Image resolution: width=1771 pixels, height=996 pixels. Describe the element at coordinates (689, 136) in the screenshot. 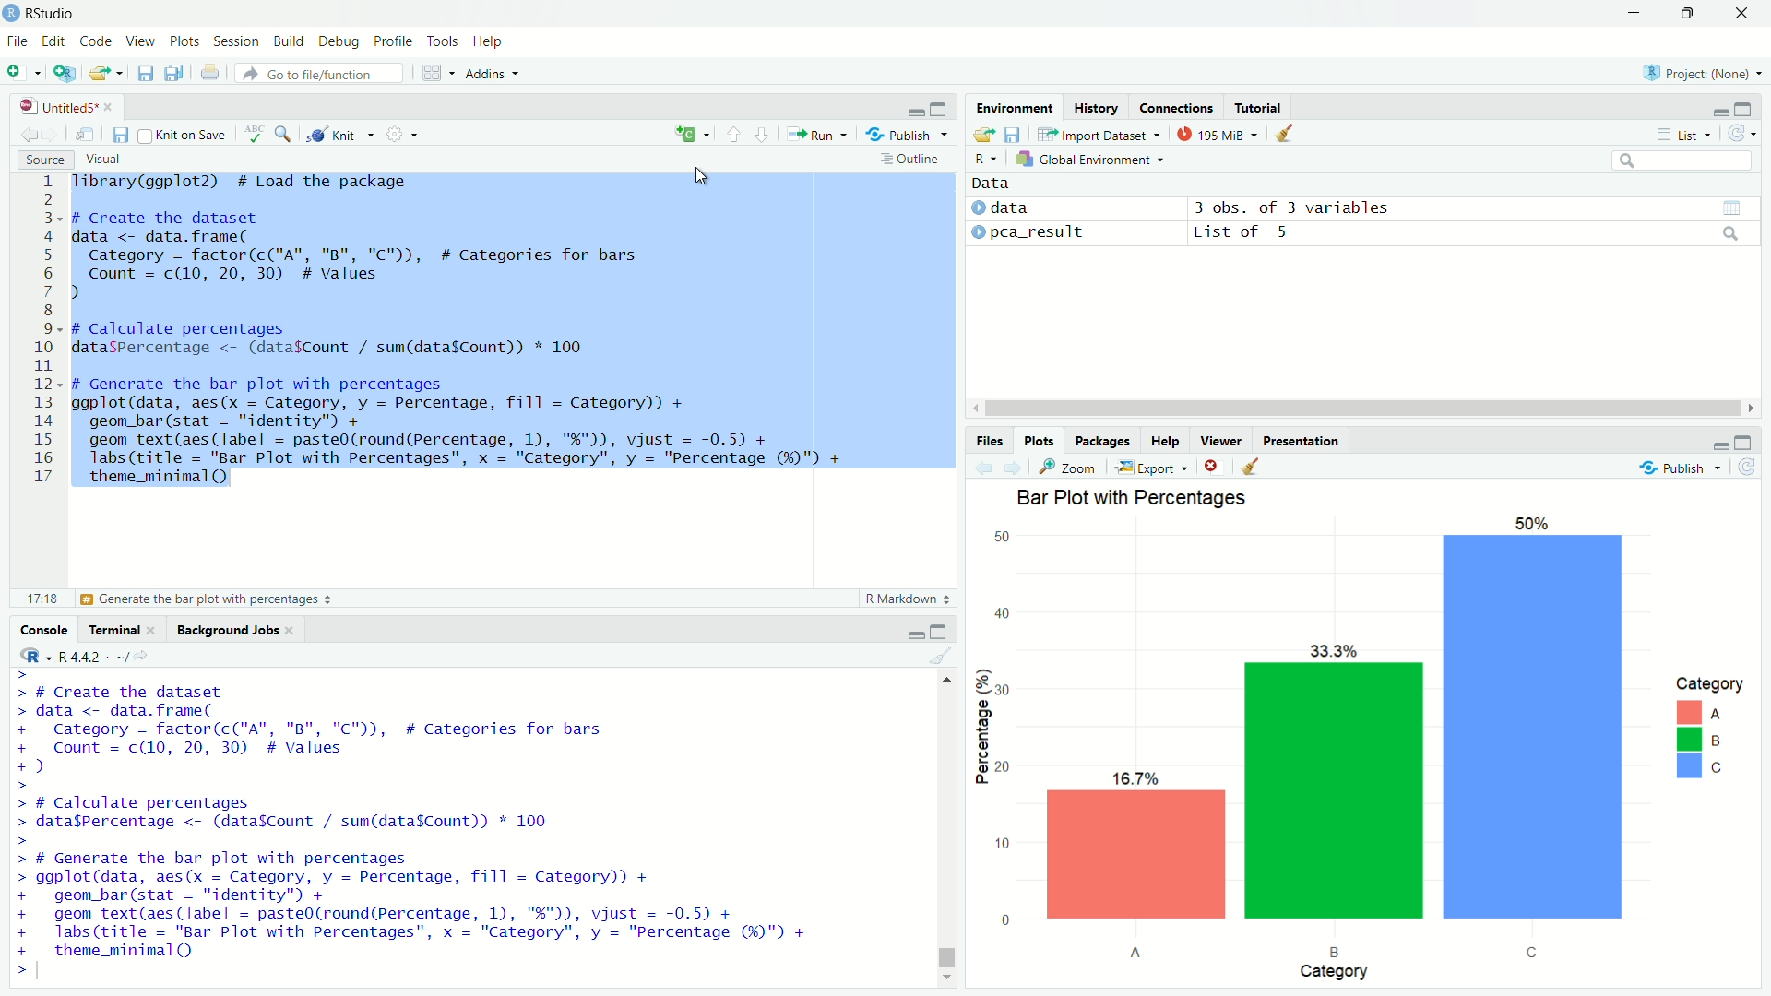

I see `language select` at that location.